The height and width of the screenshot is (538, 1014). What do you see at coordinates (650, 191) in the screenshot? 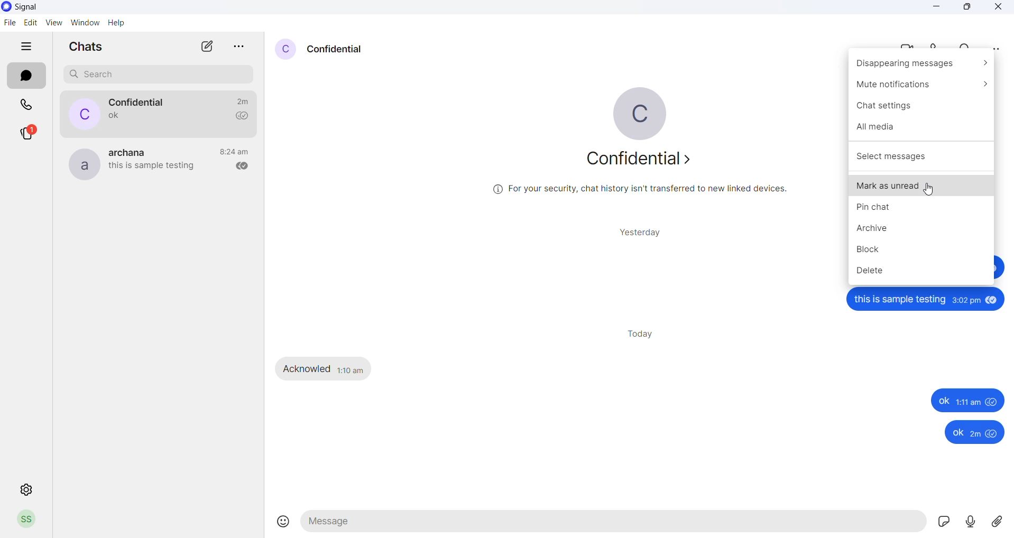
I see `security related information` at bounding box center [650, 191].